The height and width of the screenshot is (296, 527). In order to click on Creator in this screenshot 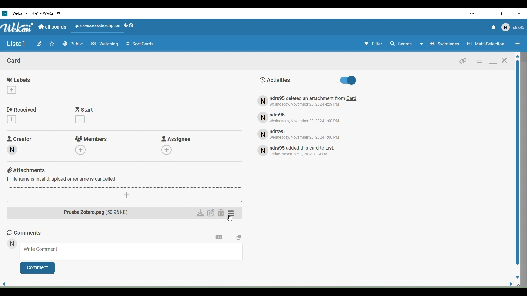, I will do `click(12, 150)`.